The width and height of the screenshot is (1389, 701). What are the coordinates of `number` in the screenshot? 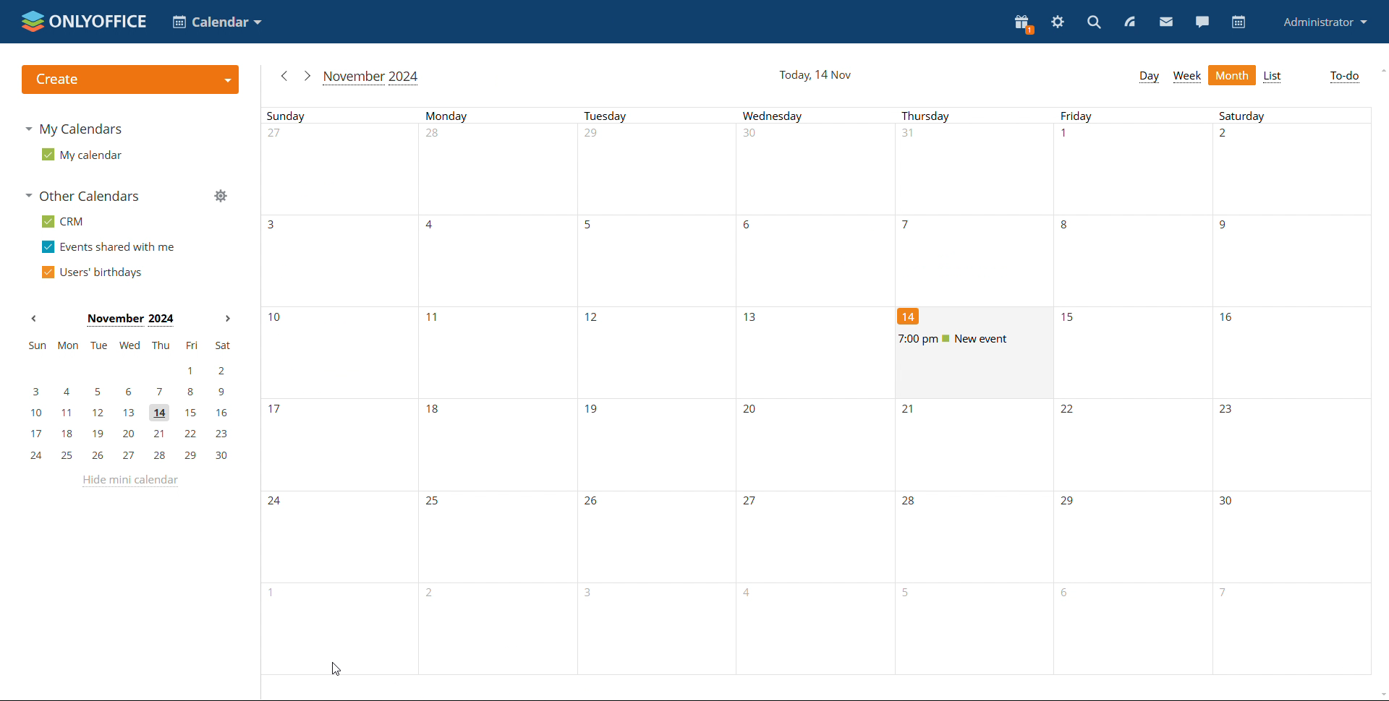 It's located at (1228, 226).